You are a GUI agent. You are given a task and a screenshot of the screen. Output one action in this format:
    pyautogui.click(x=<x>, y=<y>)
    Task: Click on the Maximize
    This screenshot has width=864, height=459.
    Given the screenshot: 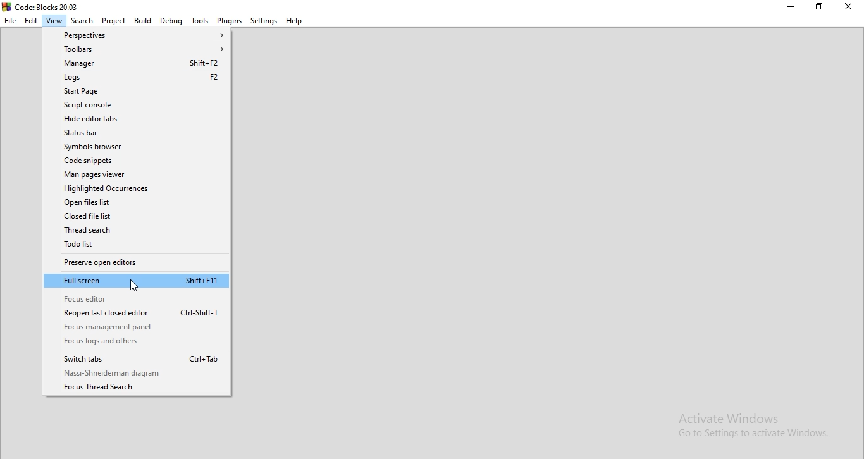 What is the action you would take?
    pyautogui.click(x=819, y=8)
    